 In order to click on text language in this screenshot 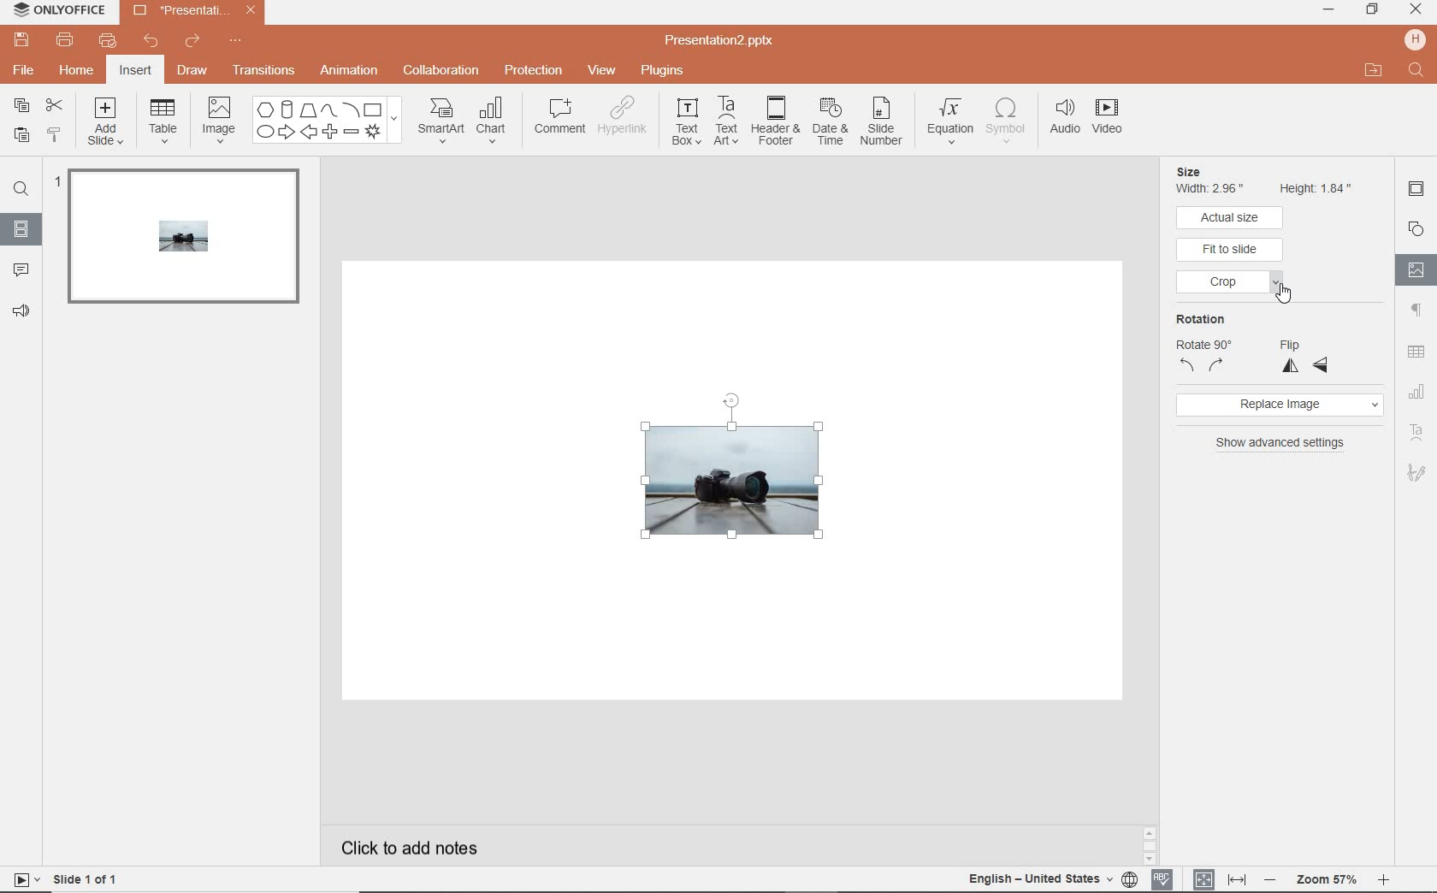, I will do `click(1055, 879)`.